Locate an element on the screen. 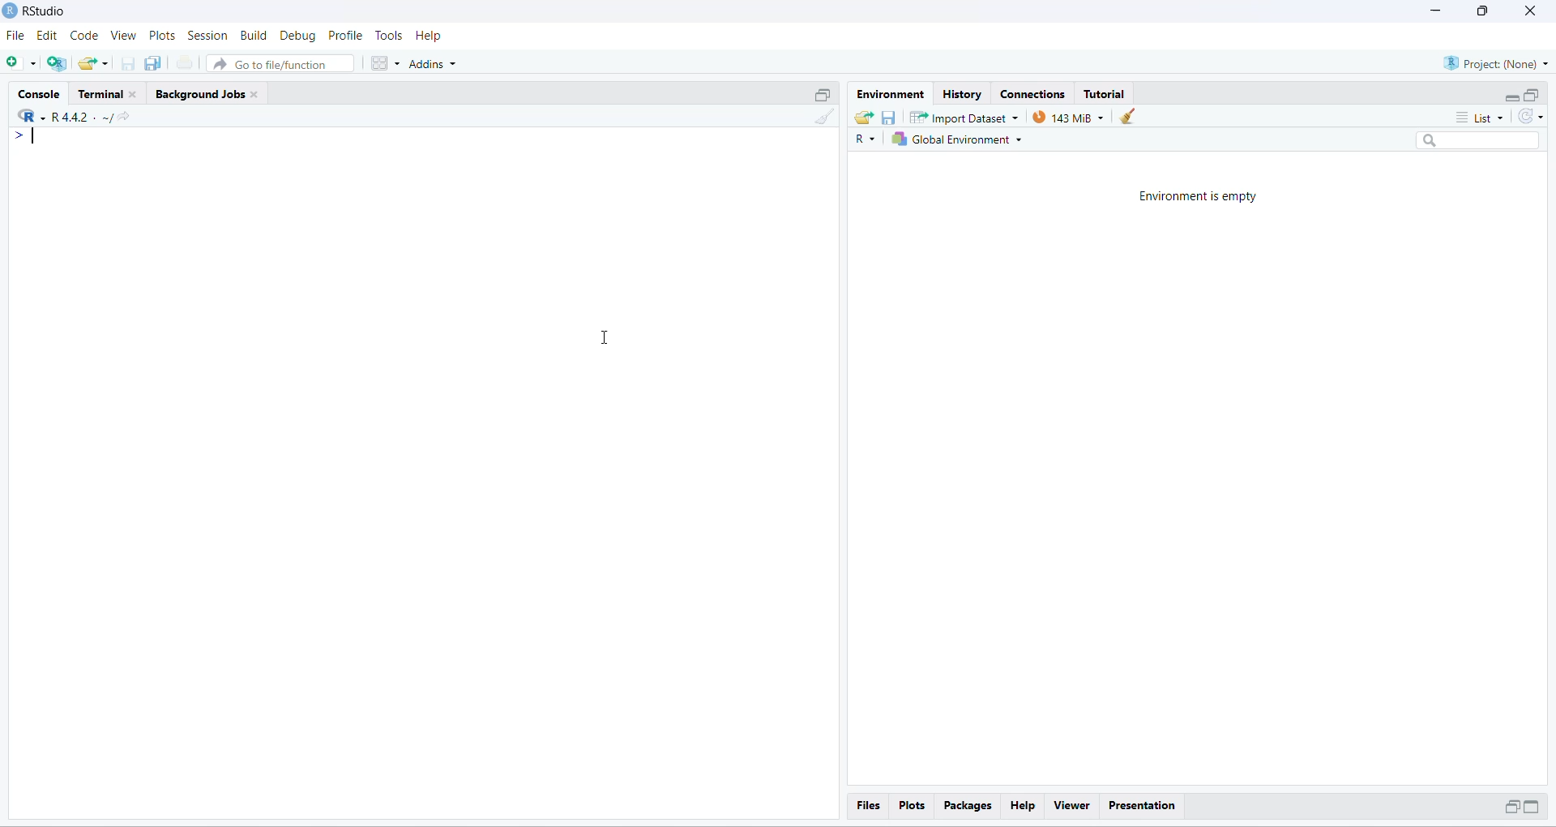  tools is located at coordinates (391, 35).